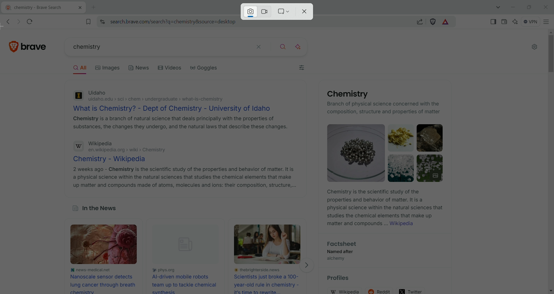 The image size is (554, 294). What do you see at coordinates (346, 94) in the screenshot?
I see `Chemistry` at bounding box center [346, 94].